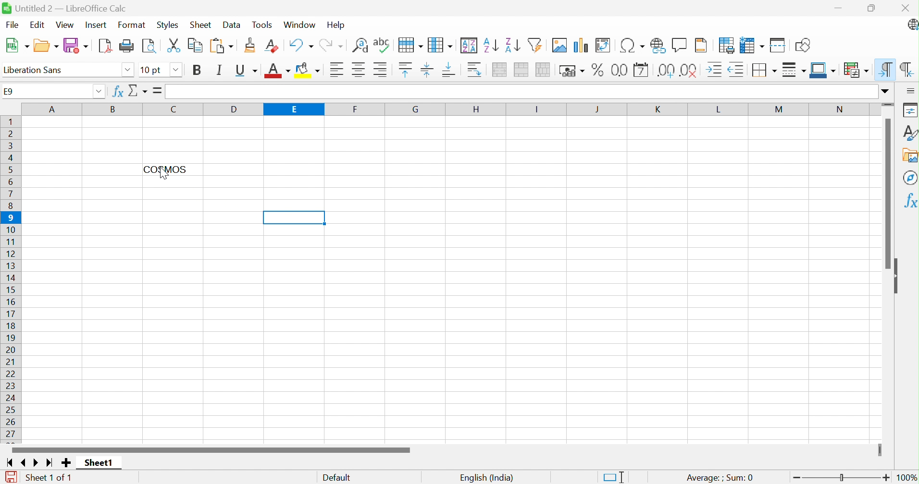 Image resolution: width=919 pixels, height=484 pixels. I want to click on Data, so click(232, 24).